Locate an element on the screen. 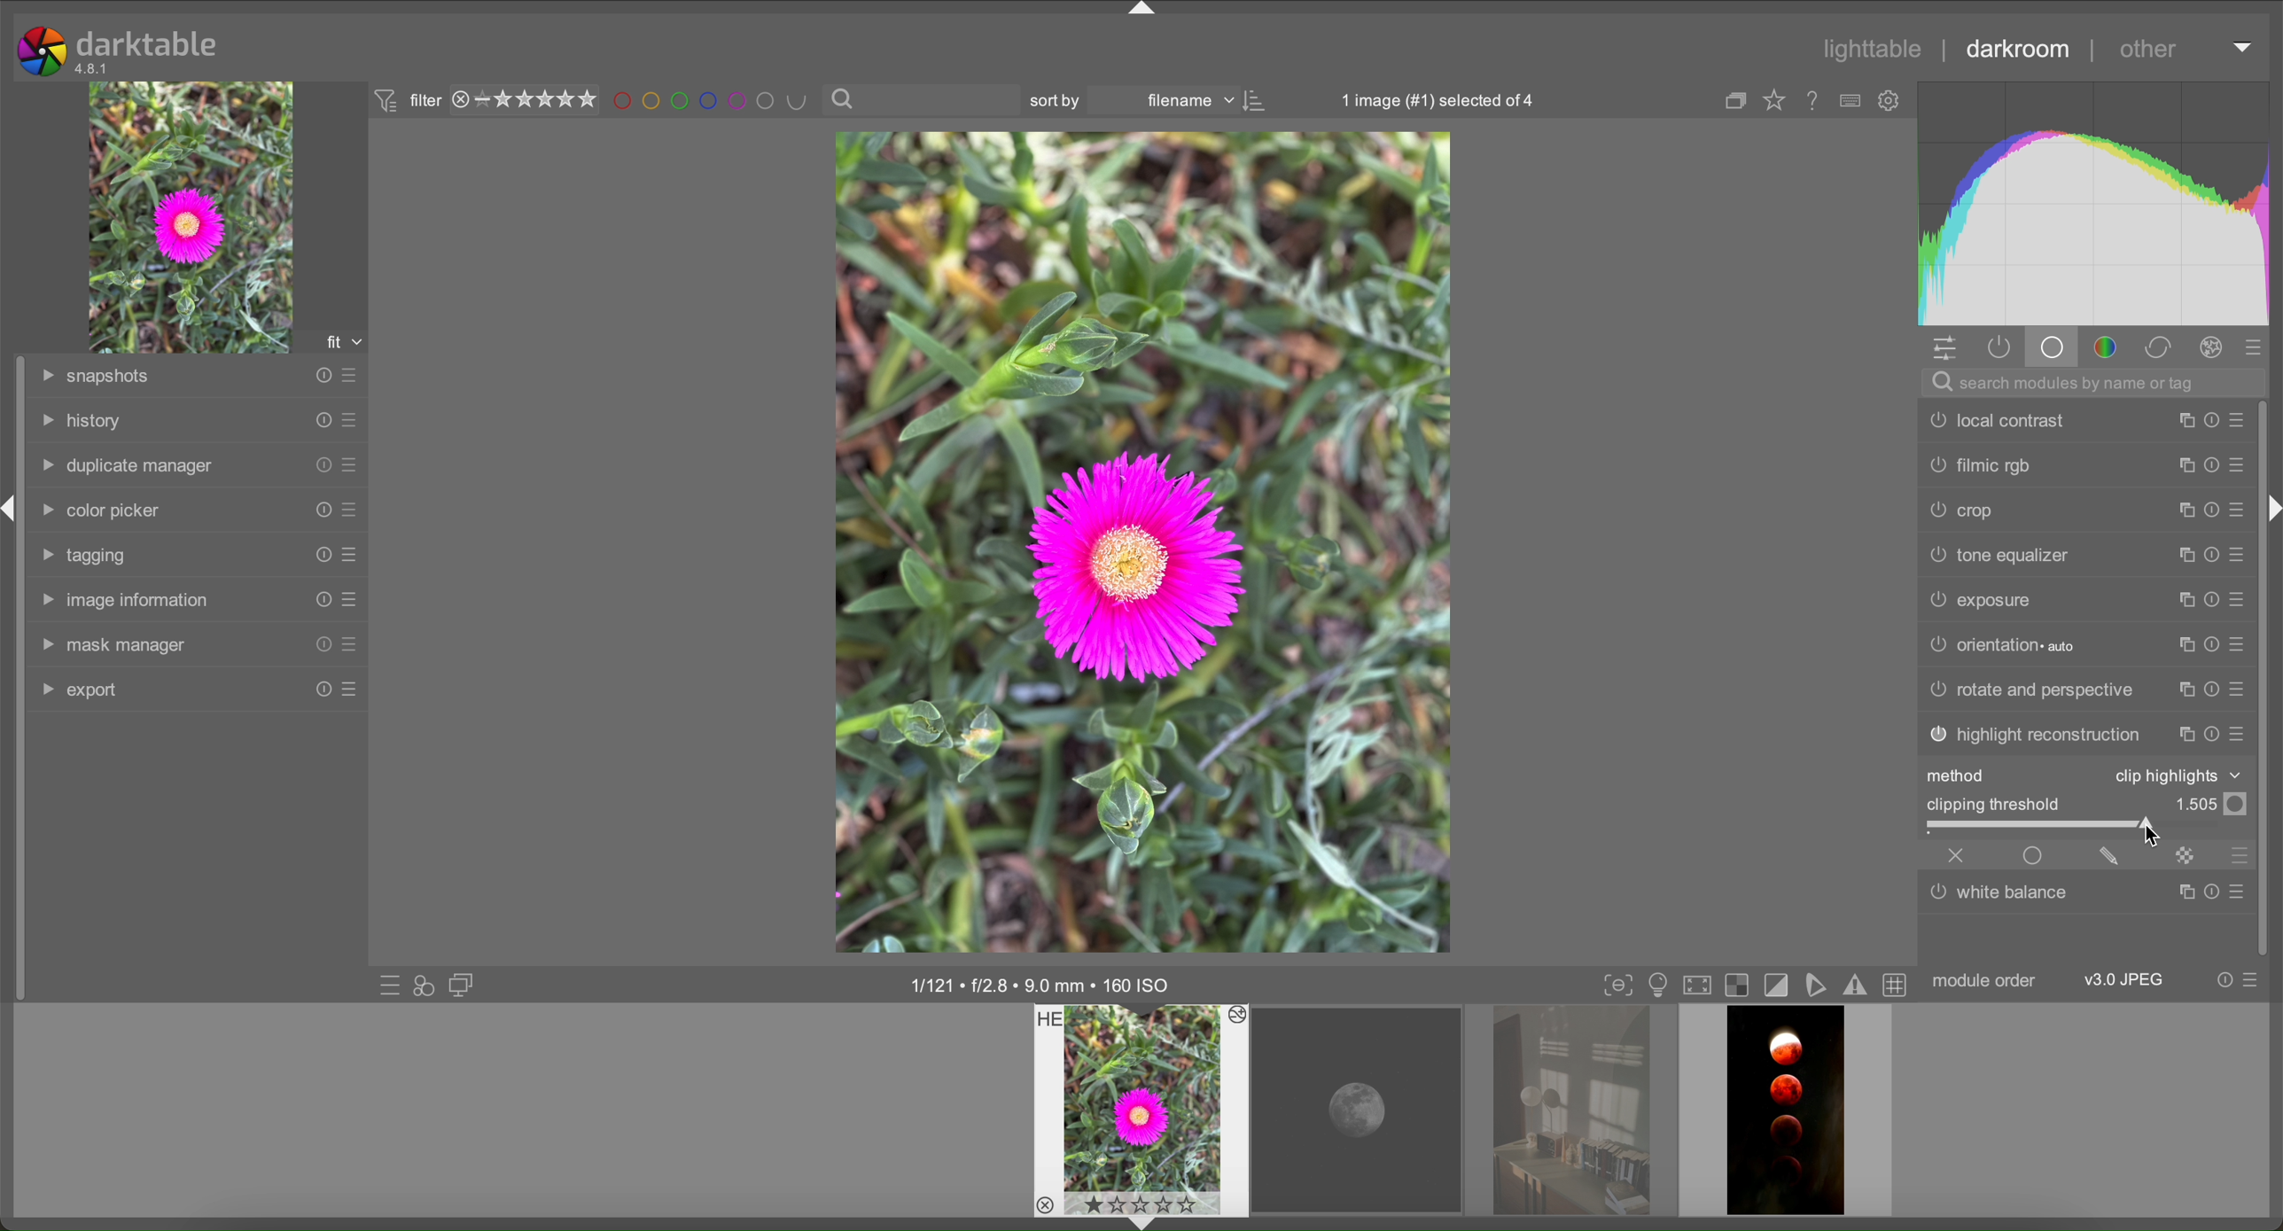 The height and width of the screenshot is (1231, 2283). presets is located at coordinates (2236, 891).